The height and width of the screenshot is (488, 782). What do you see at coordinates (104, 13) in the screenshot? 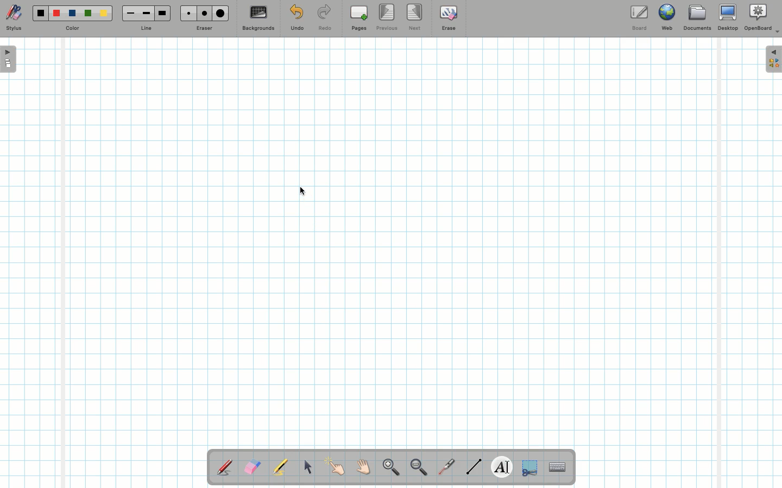
I see `Yellow` at bounding box center [104, 13].